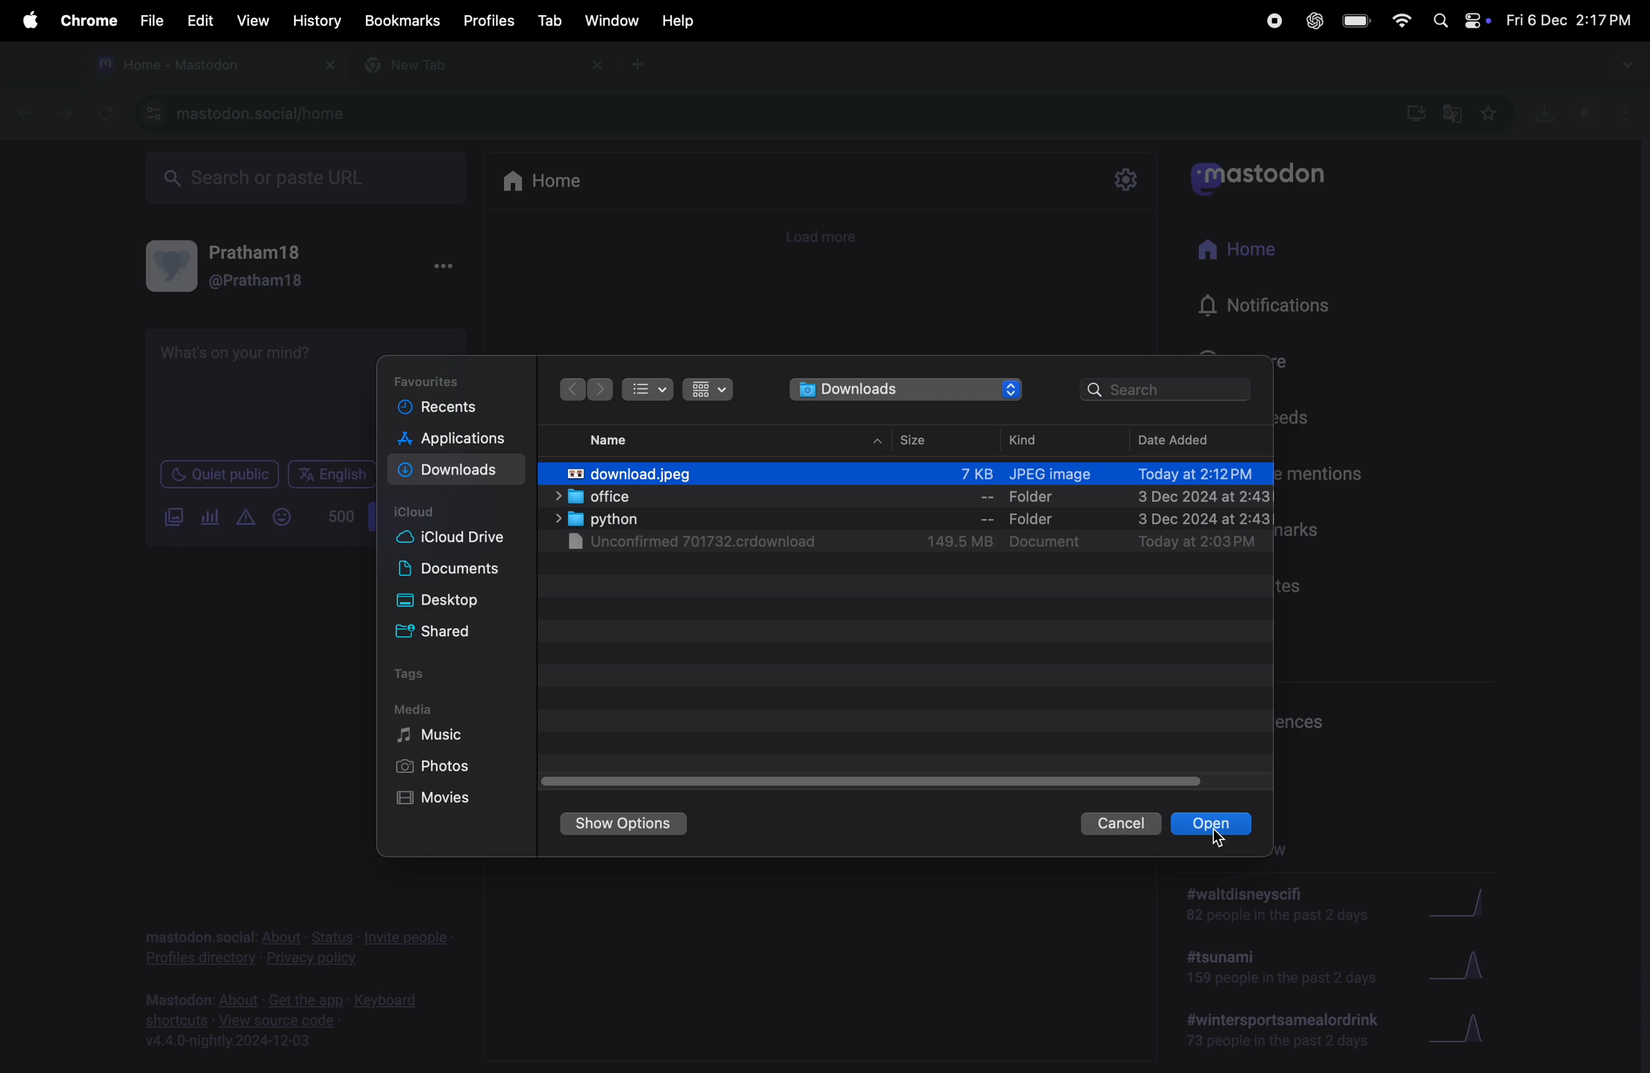 Image resolution: width=1650 pixels, height=1073 pixels. What do you see at coordinates (458, 572) in the screenshot?
I see `documents` at bounding box center [458, 572].